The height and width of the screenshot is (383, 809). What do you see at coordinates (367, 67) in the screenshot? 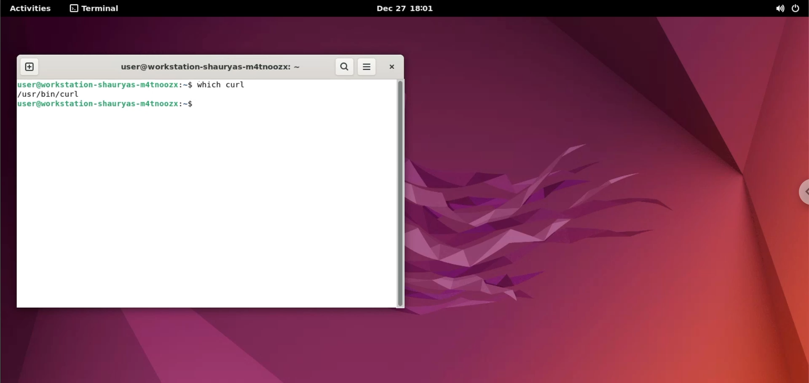
I see `menu` at bounding box center [367, 67].